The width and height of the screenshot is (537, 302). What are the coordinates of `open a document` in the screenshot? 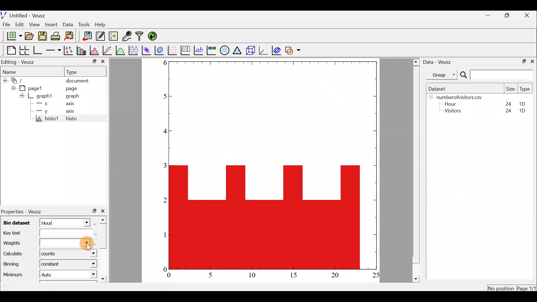 It's located at (29, 36).